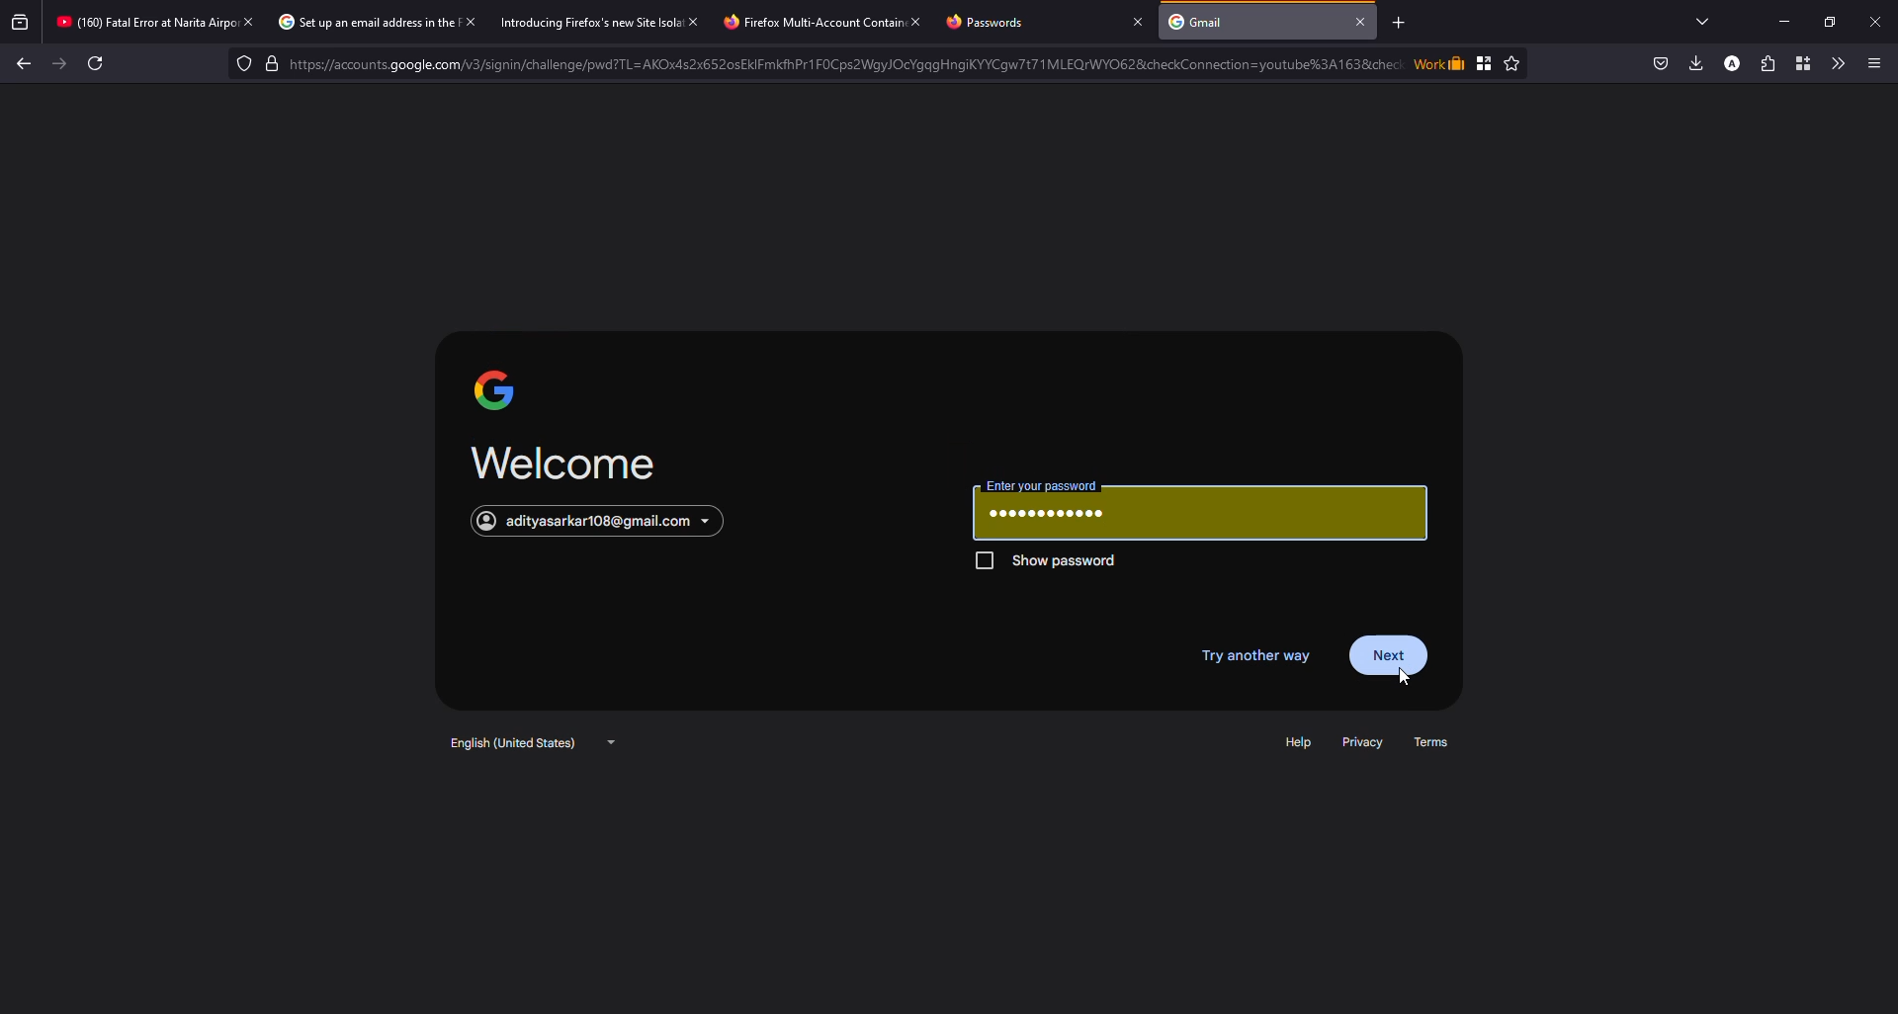 The width and height of the screenshot is (1898, 1014). Describe the element at coordinates (96, 61) in the screenshot. I see `Refresh` at that location.